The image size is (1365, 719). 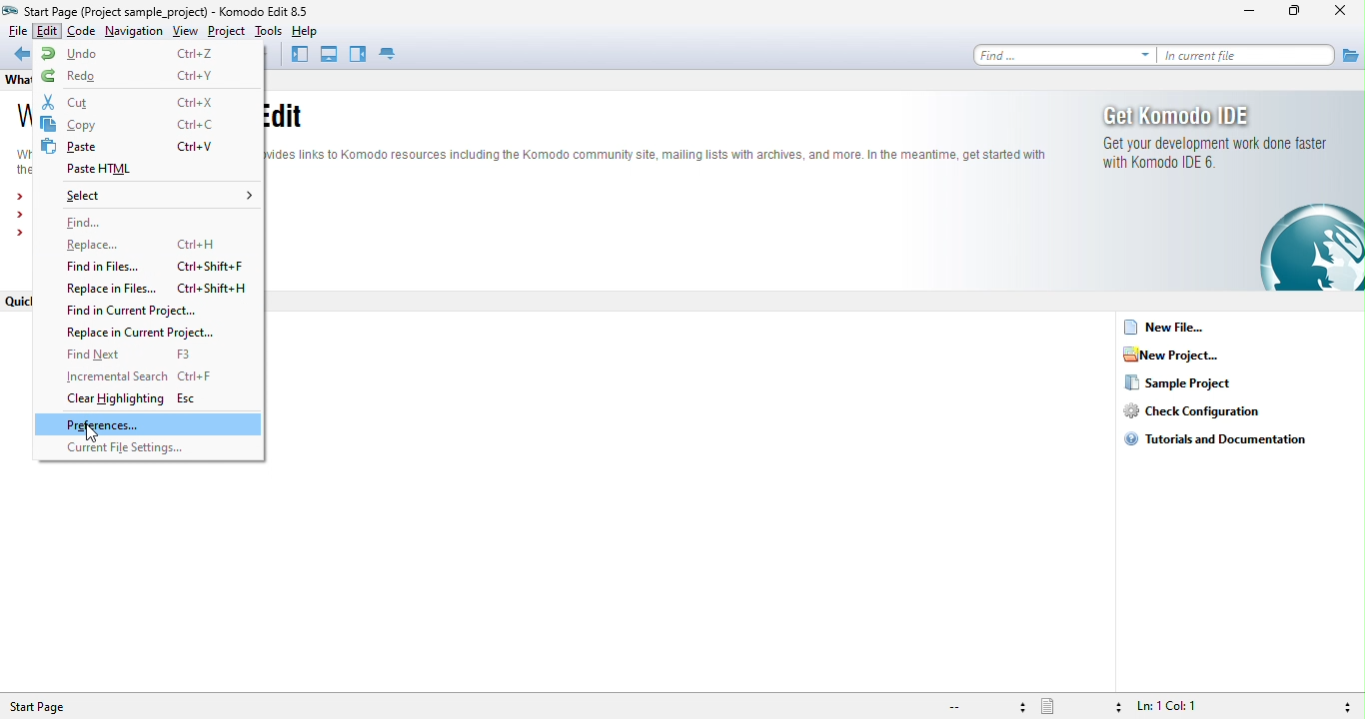 What do you see at coordinates (1188, 706) in the screenshot?
I see `ln 1, col 1` at bounding box center [1188, 706].